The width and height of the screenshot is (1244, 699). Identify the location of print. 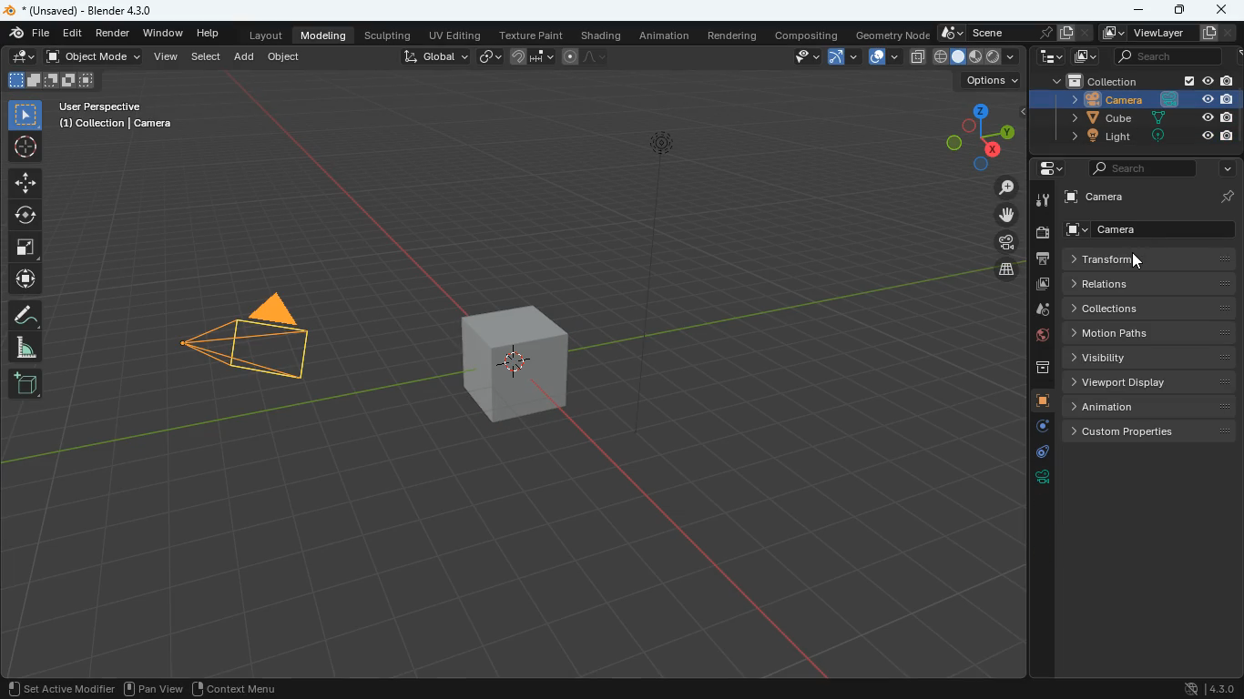
(1044, 260).